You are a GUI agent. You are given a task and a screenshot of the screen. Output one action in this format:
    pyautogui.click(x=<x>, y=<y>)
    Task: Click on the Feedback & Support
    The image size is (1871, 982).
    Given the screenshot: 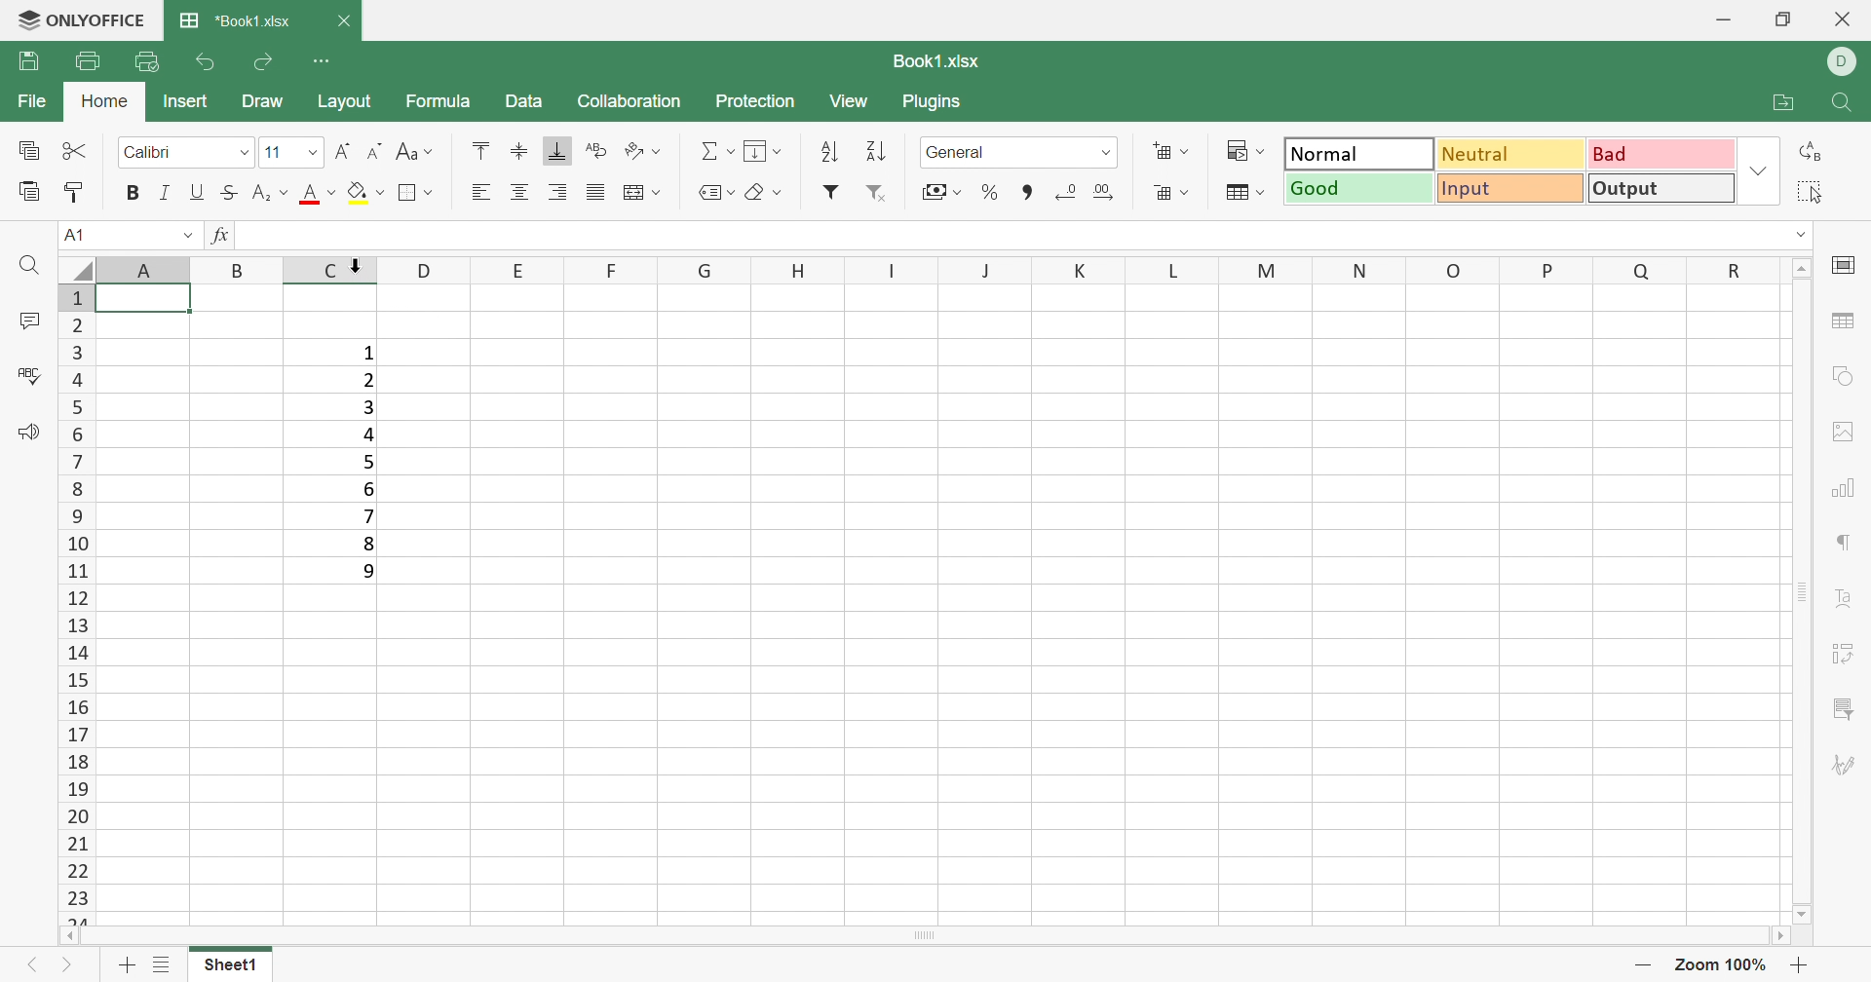 What is the action you would take?
    pyautogui.click(x=26, y=434)
    